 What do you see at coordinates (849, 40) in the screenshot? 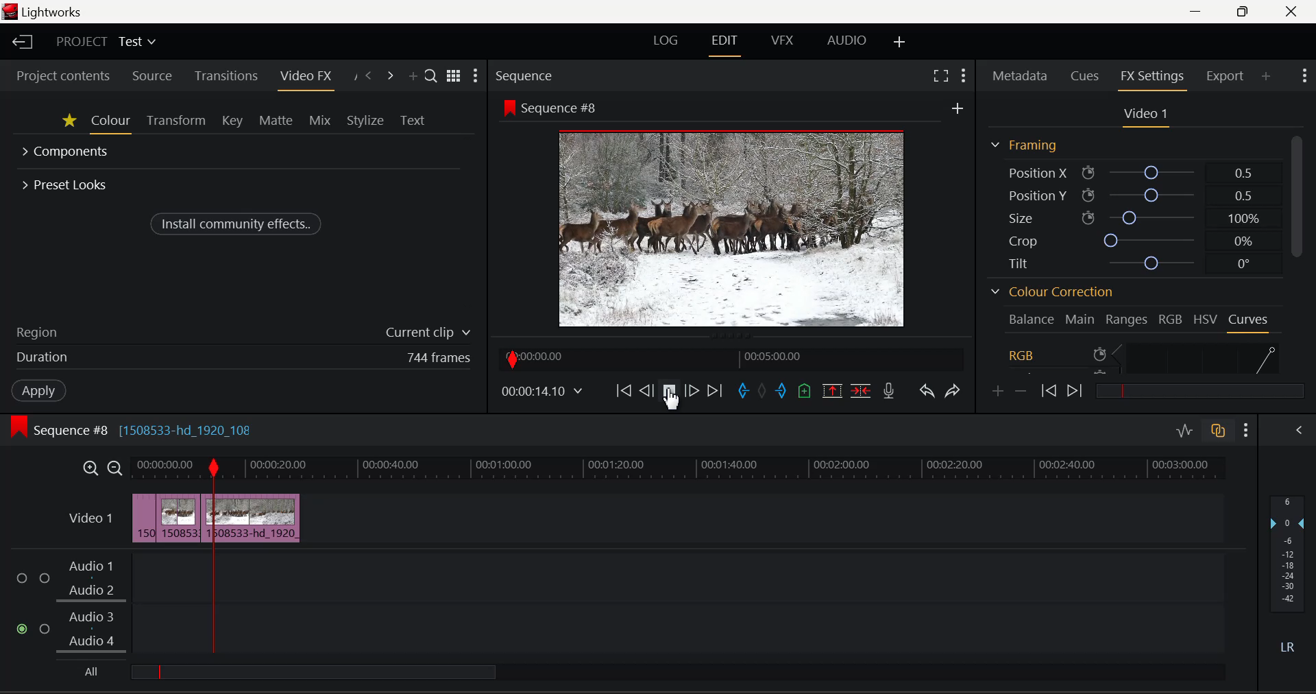
I see `AUDIO Layout` at bounding box center [849, 40].